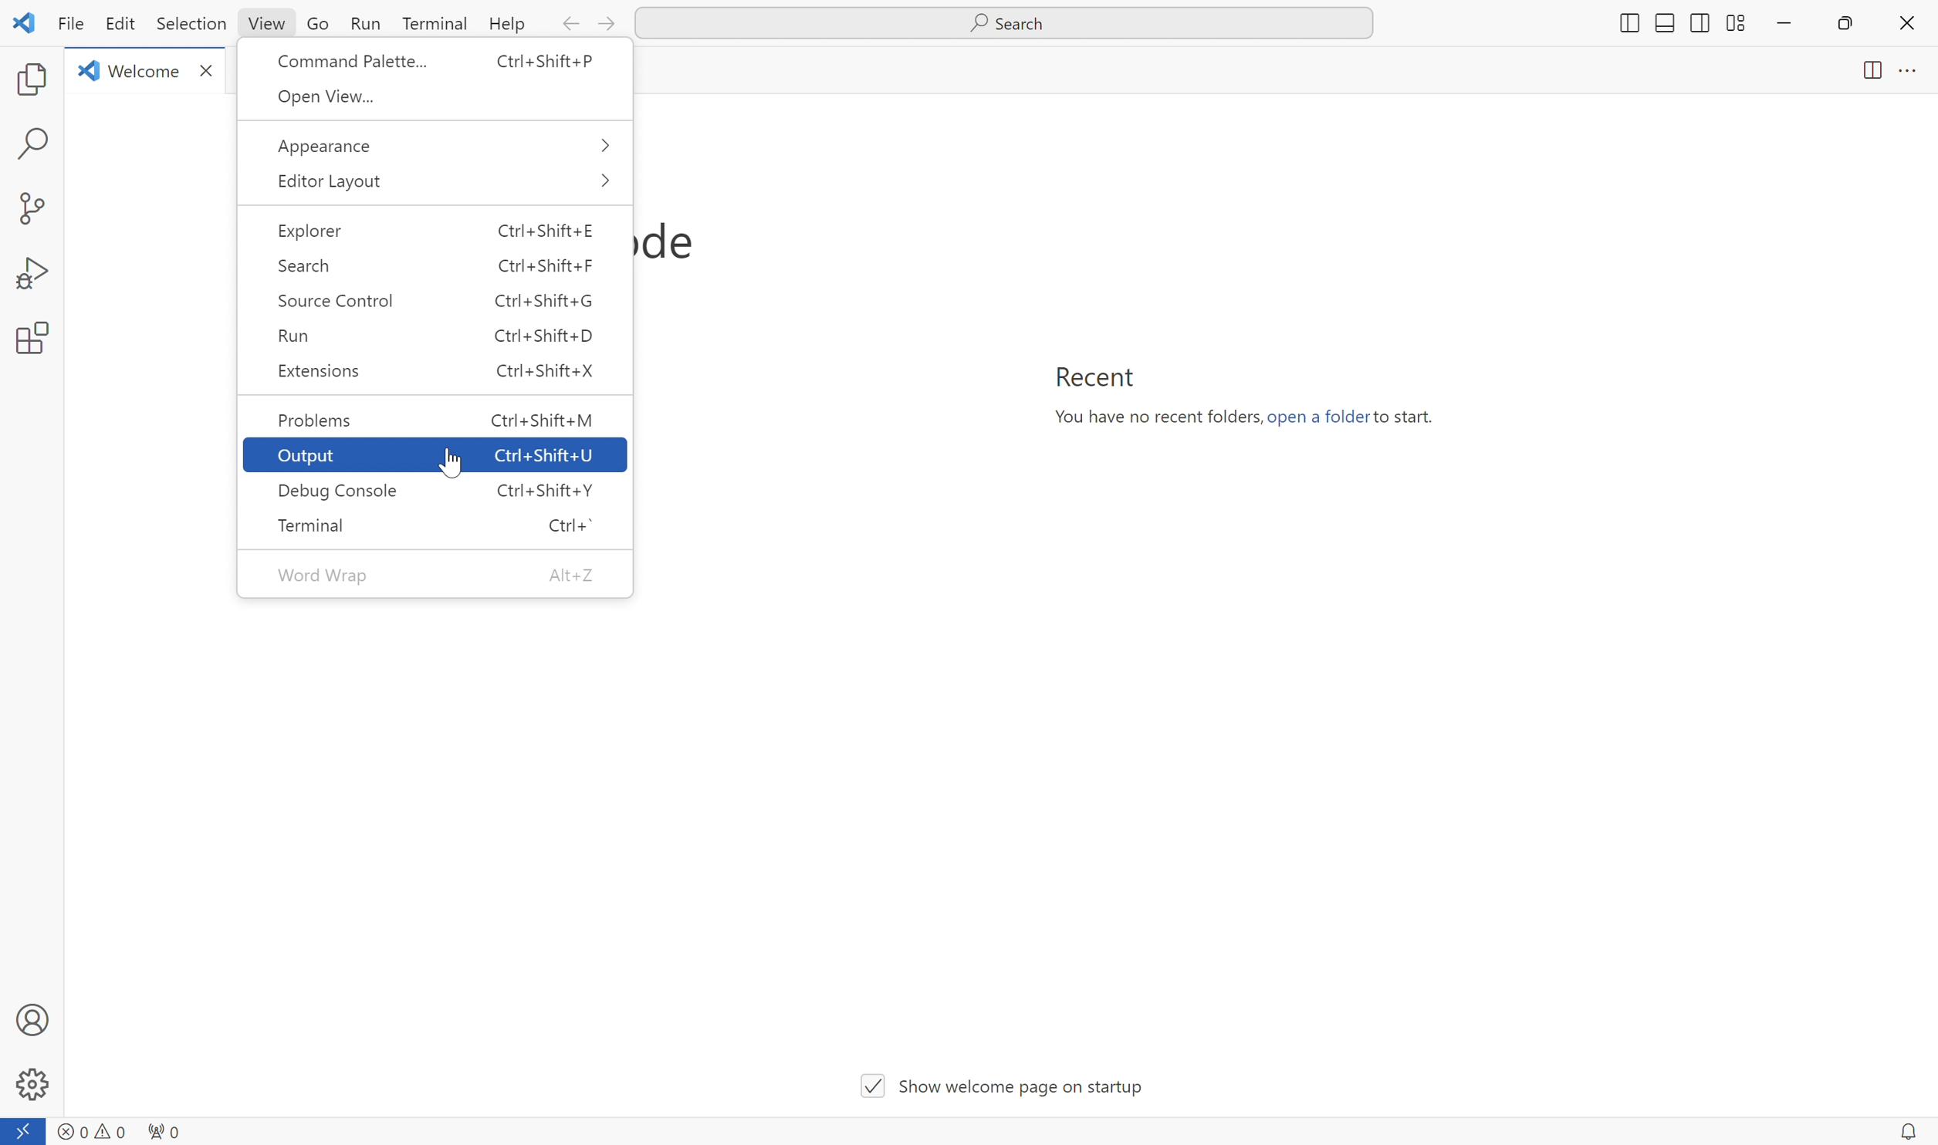 This screenshot has width=1938, height=1145. Describe the element at coordinates (1909, 1132) in the screenshot. I see `notifications` at that location.